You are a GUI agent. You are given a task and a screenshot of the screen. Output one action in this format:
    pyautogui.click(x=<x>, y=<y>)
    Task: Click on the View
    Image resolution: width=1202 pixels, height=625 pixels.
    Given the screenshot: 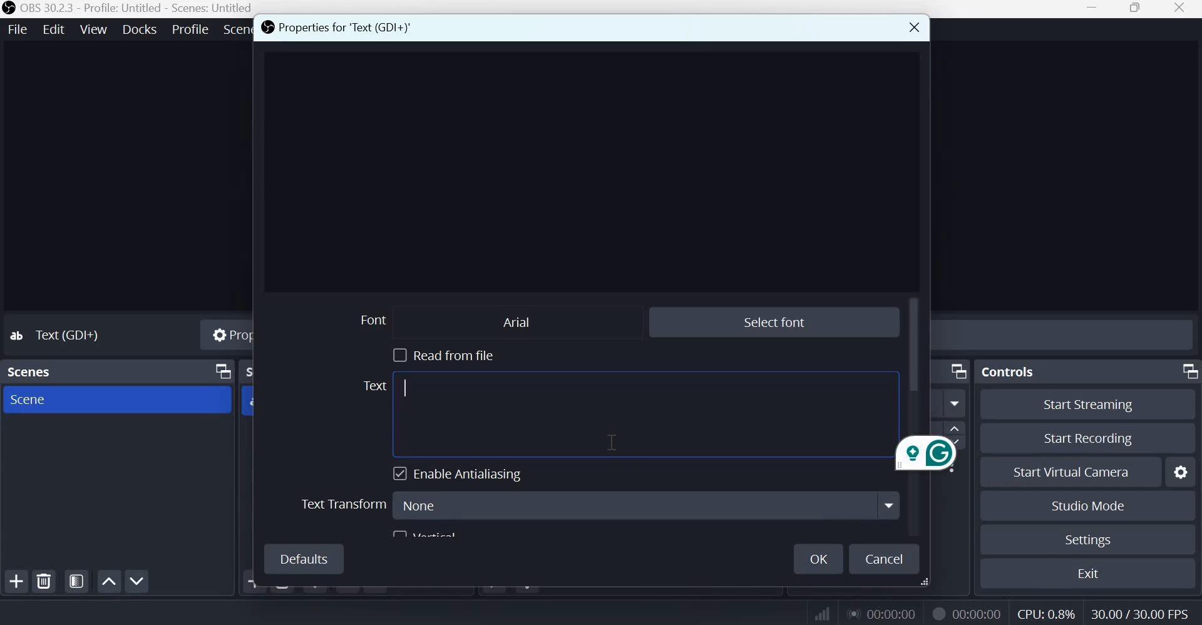 What is the action you would take?
    pyautogui.click(x=95, y=29)
    